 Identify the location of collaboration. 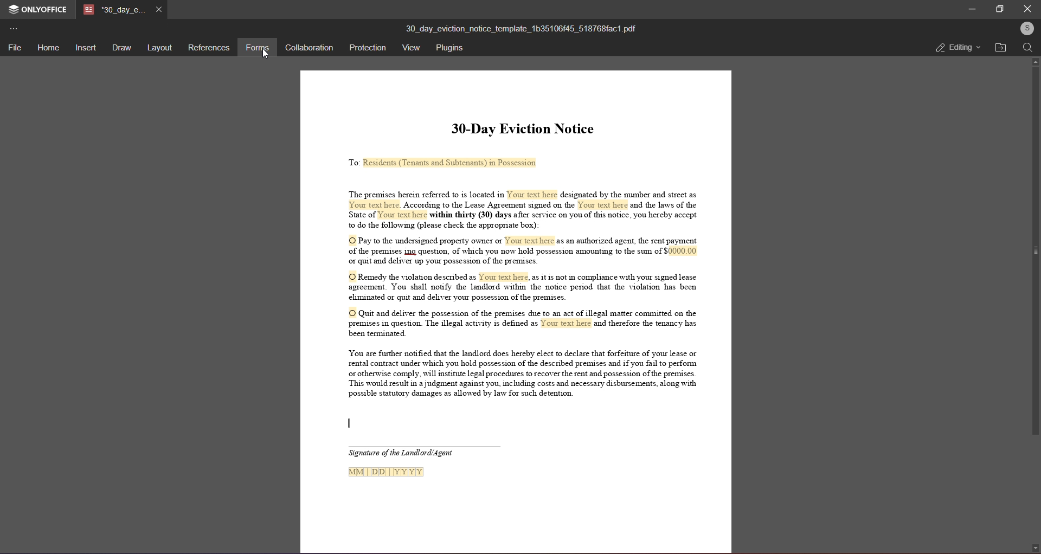
(311, 46).